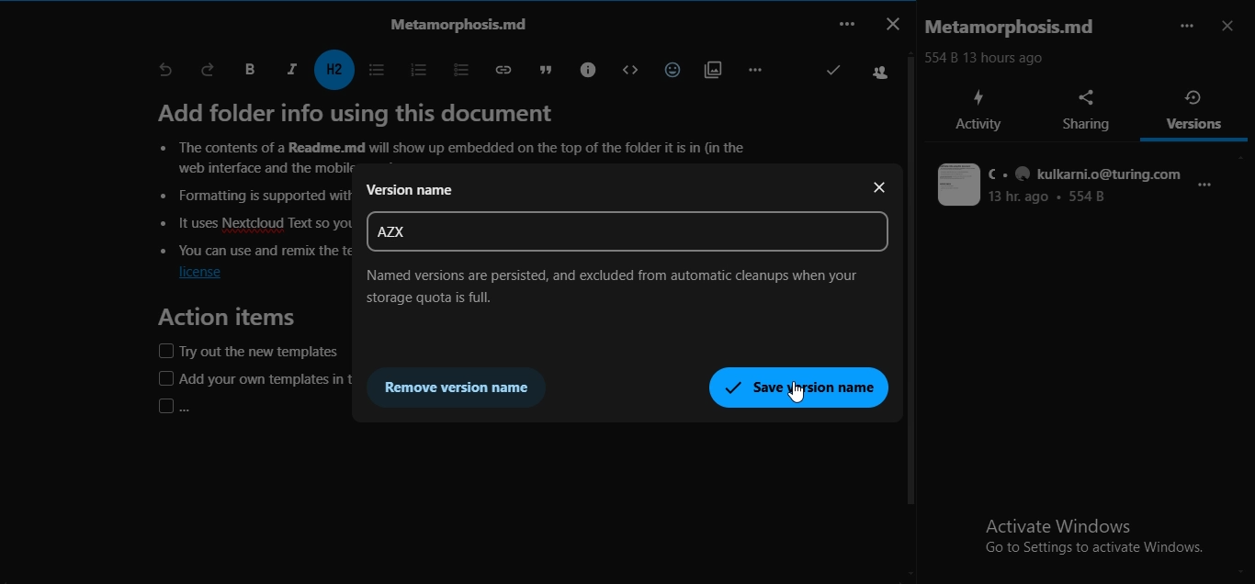 The image size is (1255, 584). I want to click on more options, so click(1186, 26).